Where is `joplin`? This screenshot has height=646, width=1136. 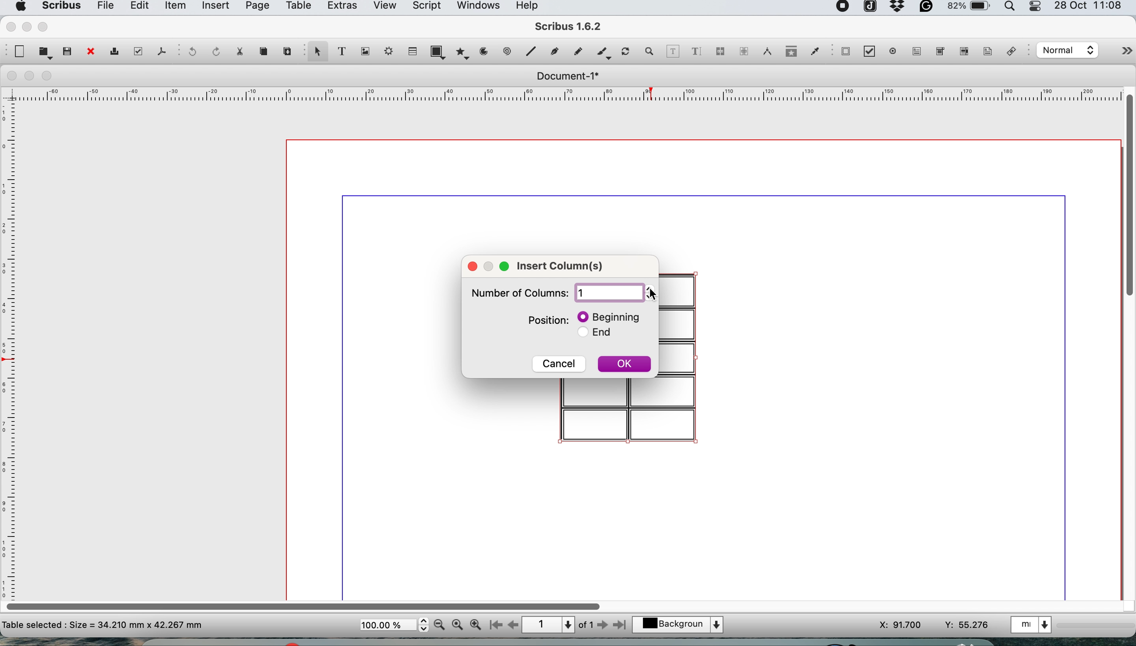 joplin is located at coordinates (869, 8).